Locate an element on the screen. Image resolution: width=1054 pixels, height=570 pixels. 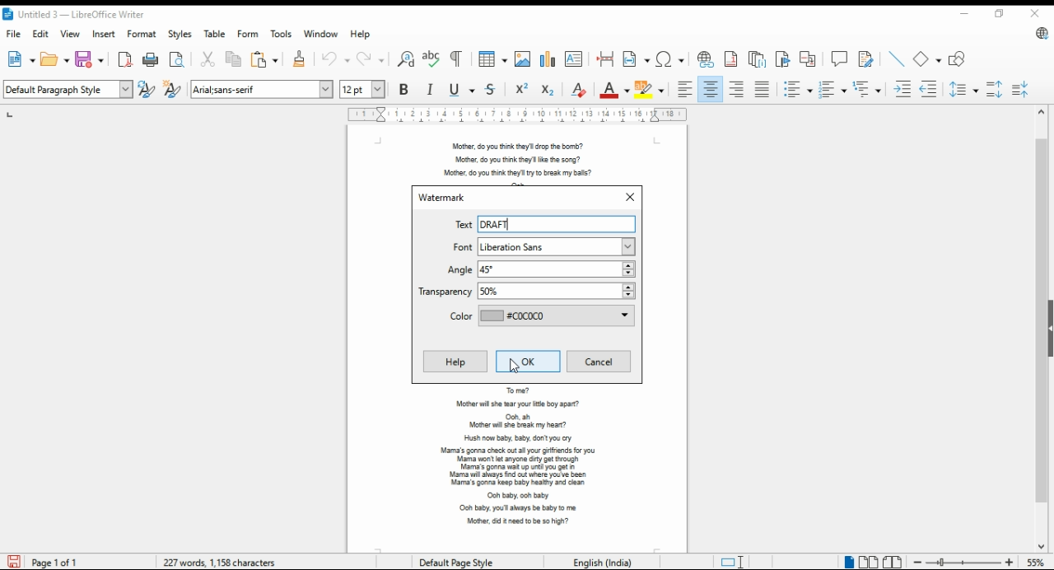
insert line is located at coordinates (898, 59).